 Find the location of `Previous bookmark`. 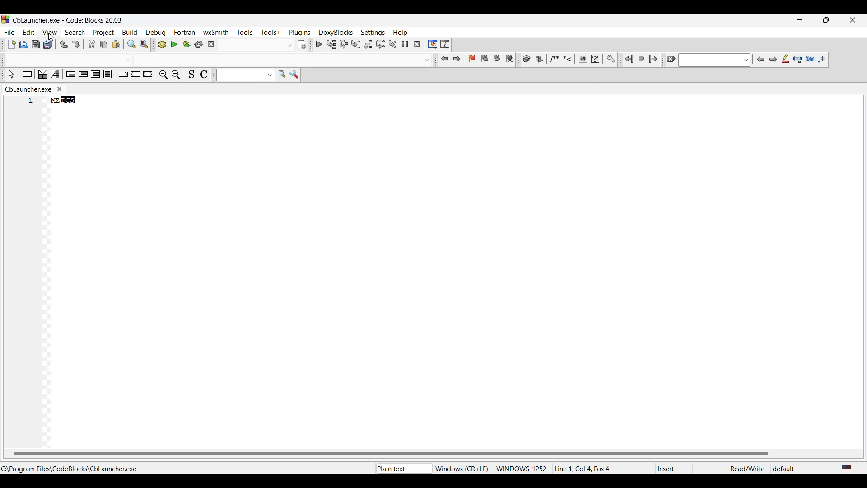

Previous bookmark is located at coordinates (485, 58).